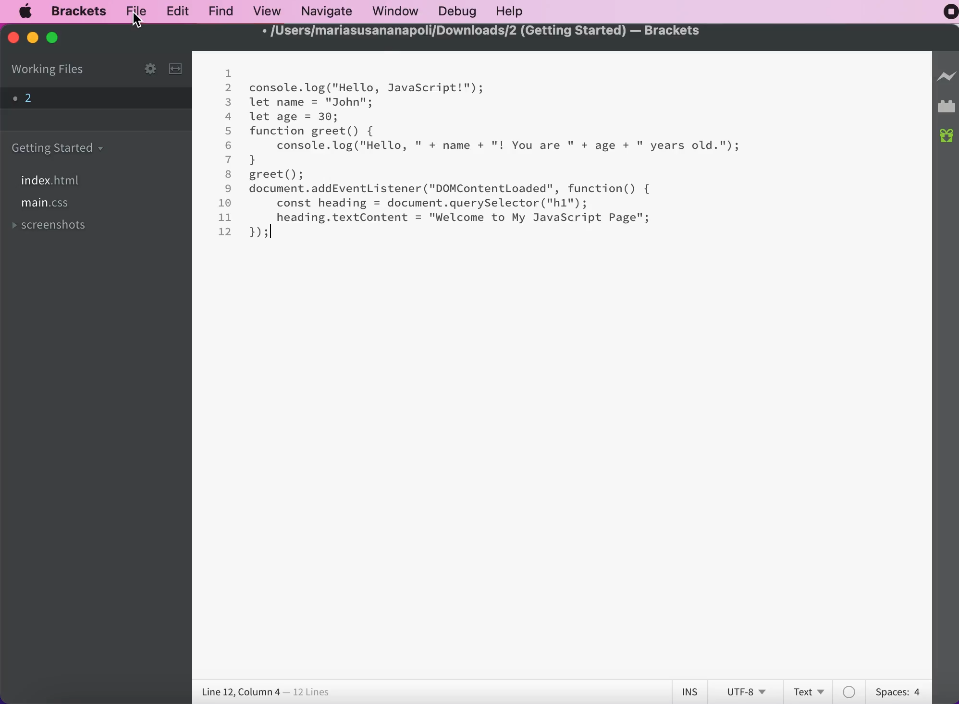 The width and height of the screenshot is (959, 704). What do you see at coordinates (229, 174) in the screenshot?
I see `8` at bounding box center [229, 174].